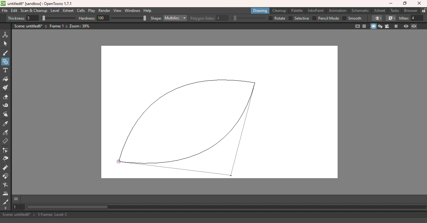  Describe the element at coordinates (6, 88) in the screenshot. I see `Paint brush` at that location.